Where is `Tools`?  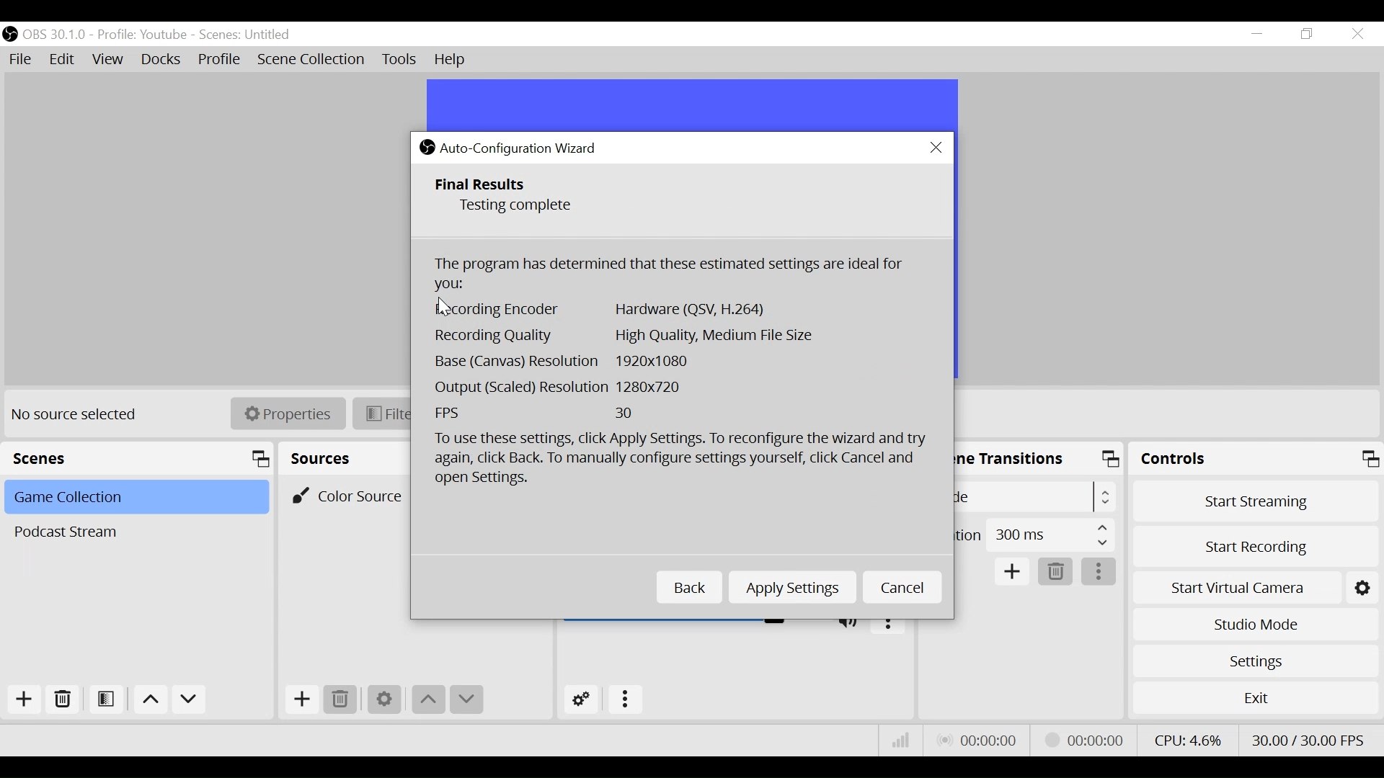
Tools is located at coordinates (399, 60).